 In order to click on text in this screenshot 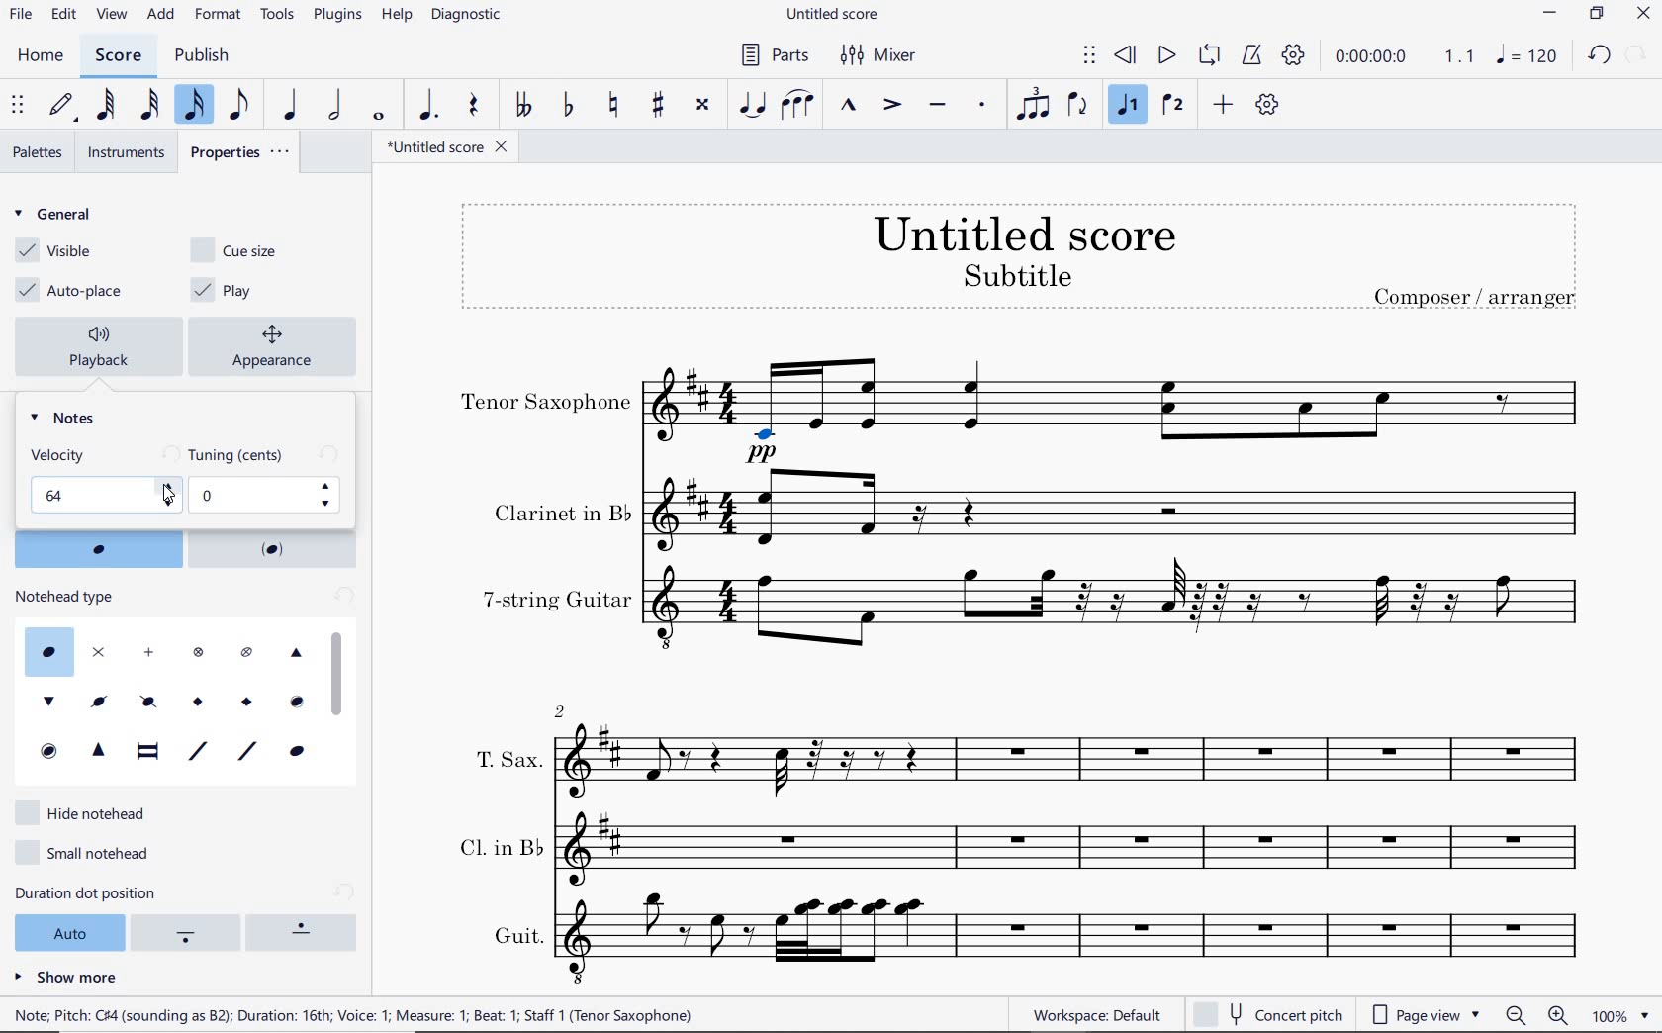, I will do `click(238, 455)`.